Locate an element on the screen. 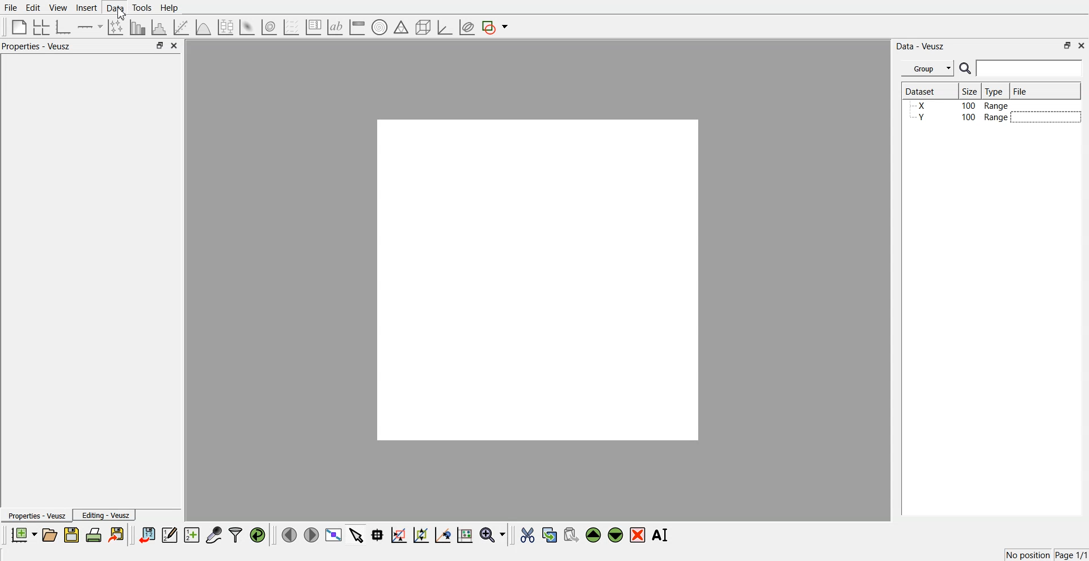 This screenshot has height=561, width=1089. Blank page is located at coordinates (19, 27).